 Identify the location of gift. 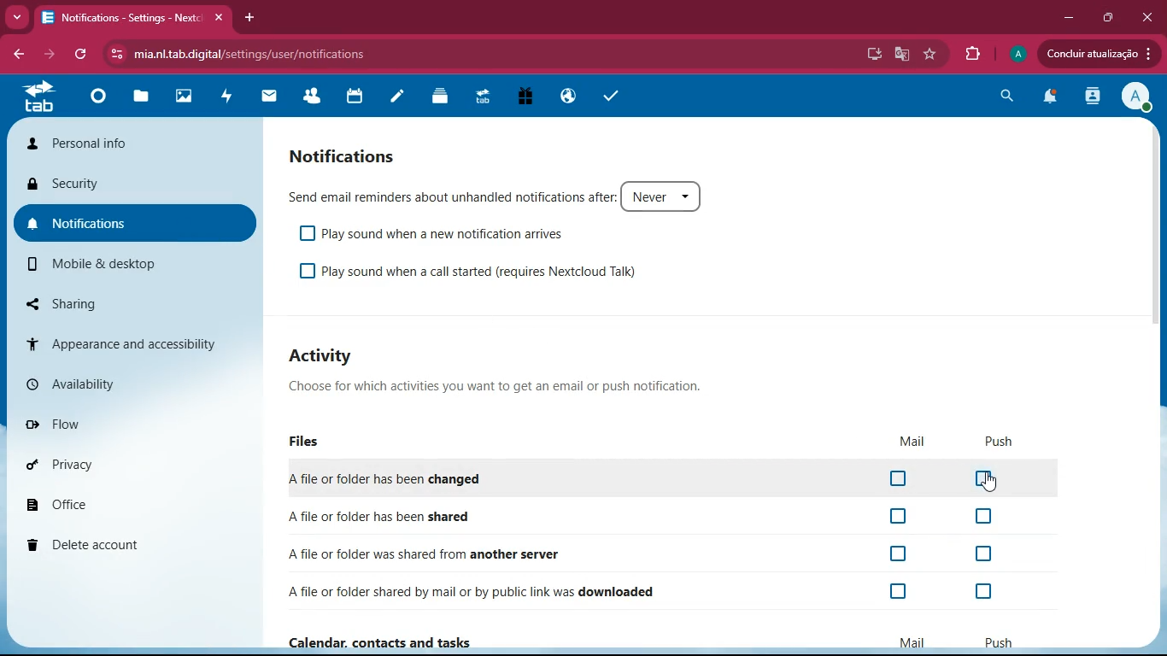
(526, 97).